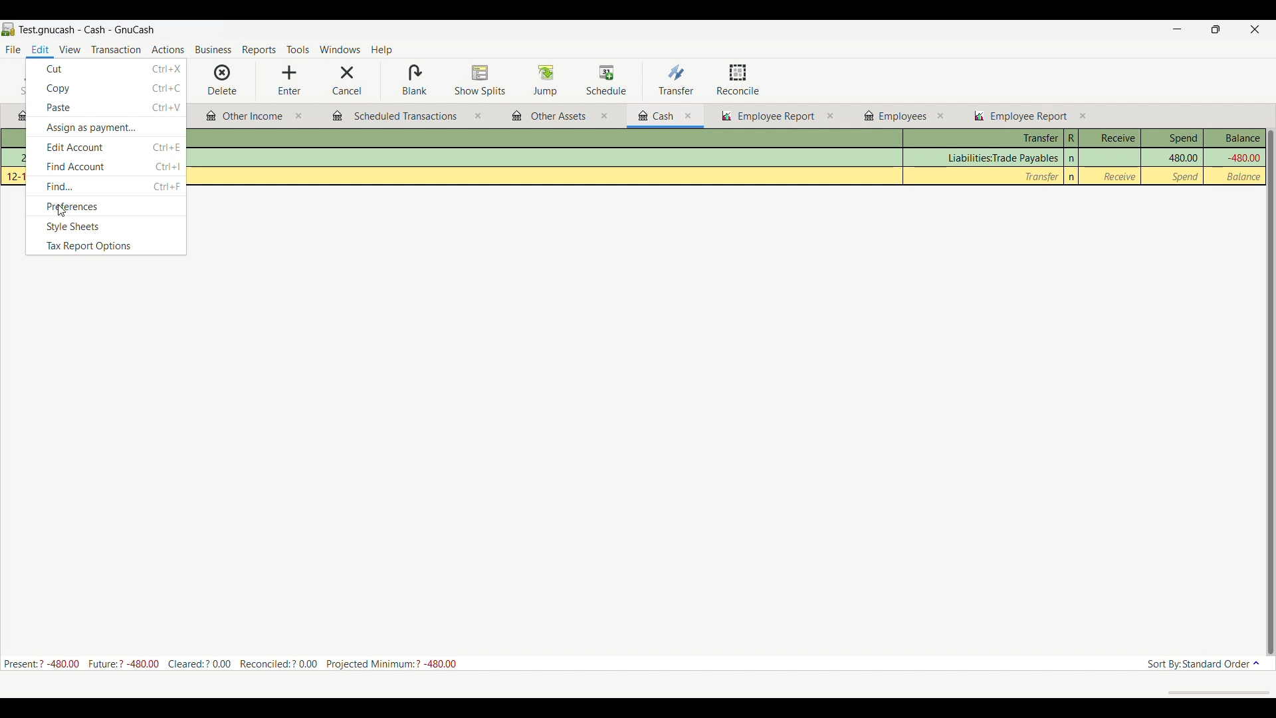  Describe the element at coordinates (1083, 116) in the screenshot. I see `close` at that location.